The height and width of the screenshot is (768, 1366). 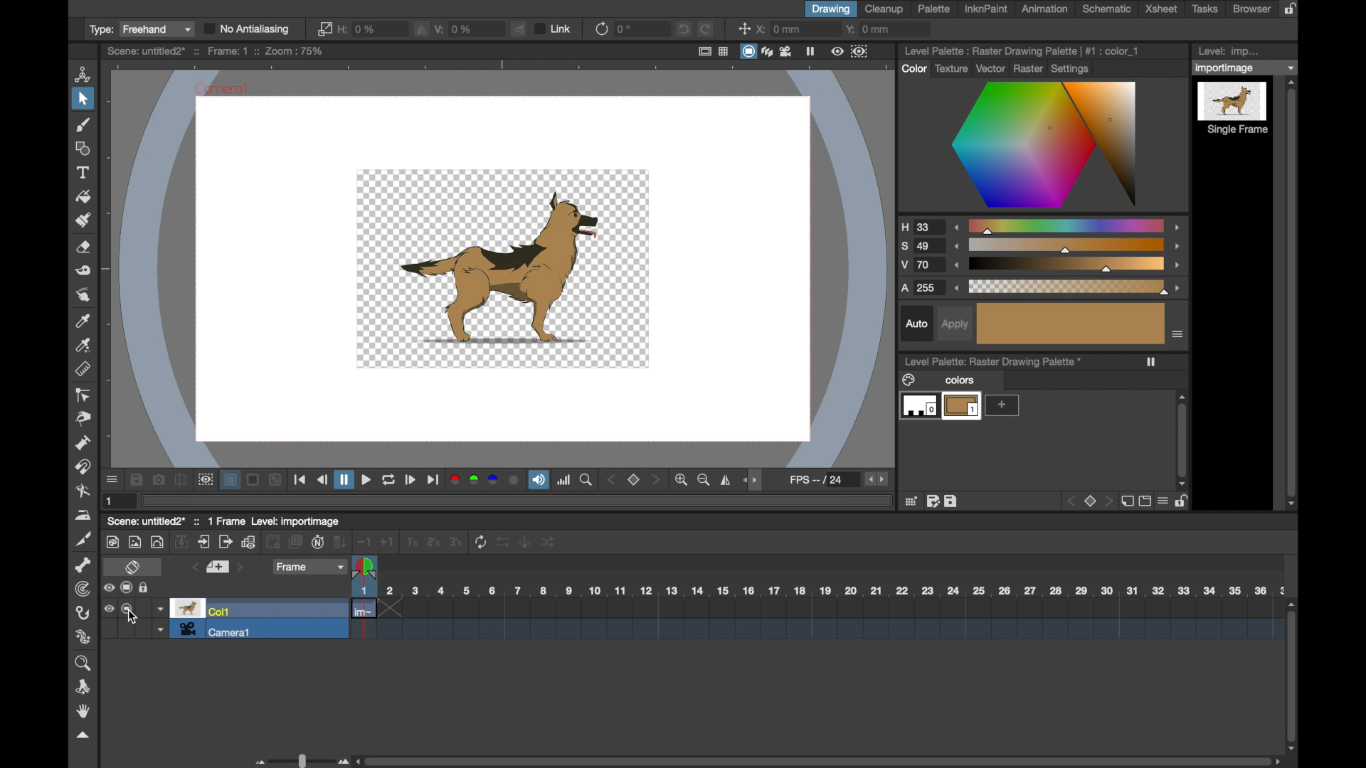 I want to click on paint brush tool, so click(x=85, y=125).